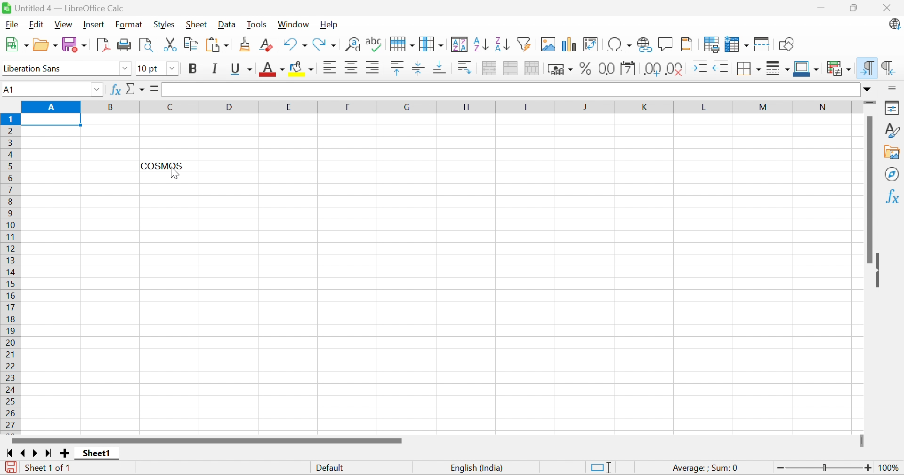 The height and width of the screenshot is (475, 904). Describe the element at coordinates (891, 469) in the screenshot. I see `100%` at that location.